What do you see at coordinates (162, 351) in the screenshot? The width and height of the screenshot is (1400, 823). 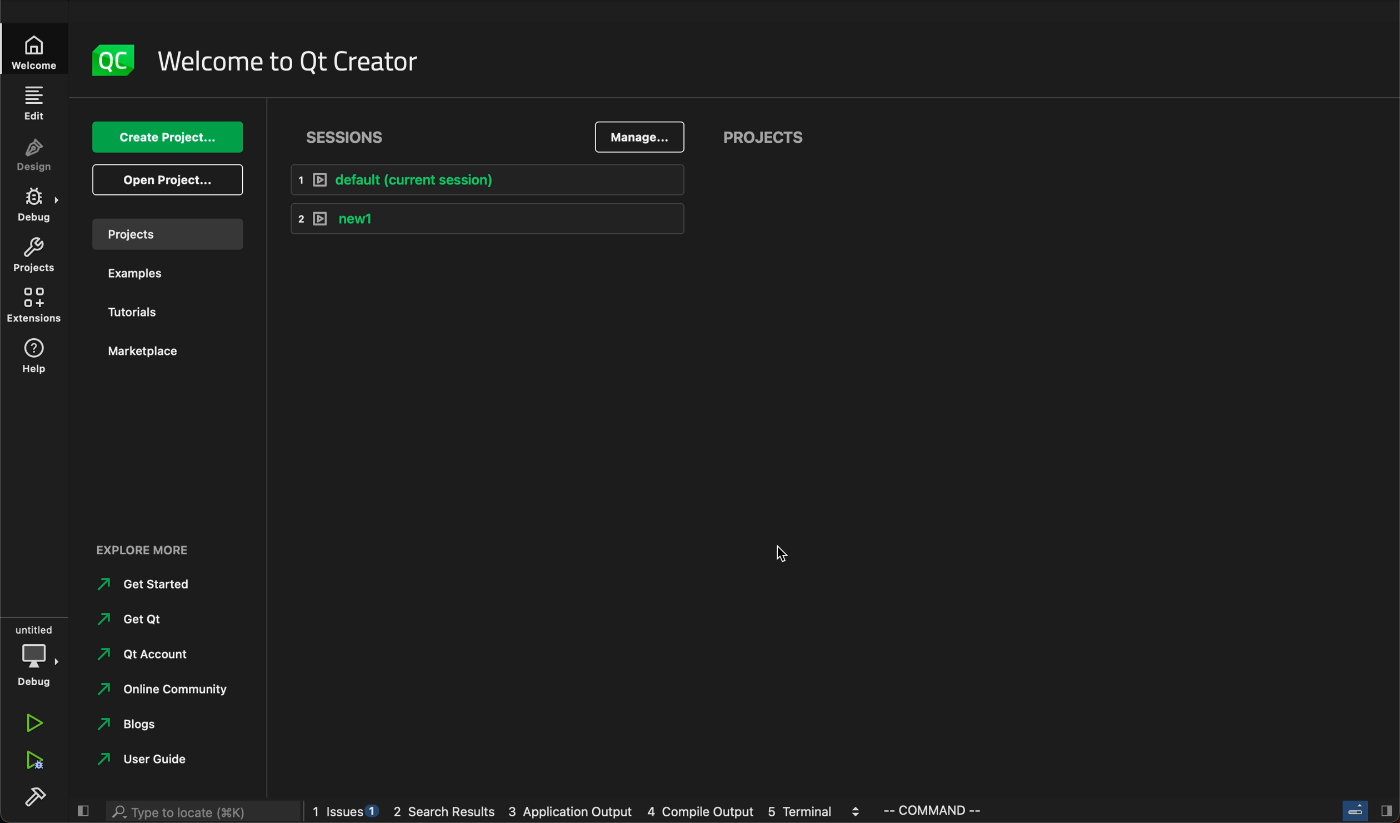 I see `marketplace` at bounding box center [162, 351].